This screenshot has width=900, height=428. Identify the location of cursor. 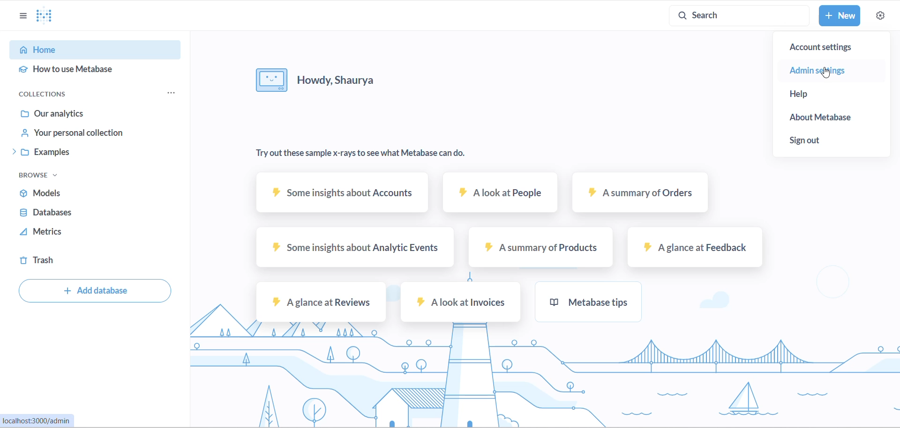
(825, 73).